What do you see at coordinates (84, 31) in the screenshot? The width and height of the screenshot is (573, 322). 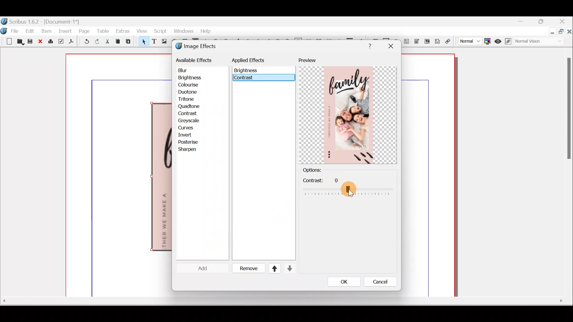 I see `Page` at bounding box center [84, 31].